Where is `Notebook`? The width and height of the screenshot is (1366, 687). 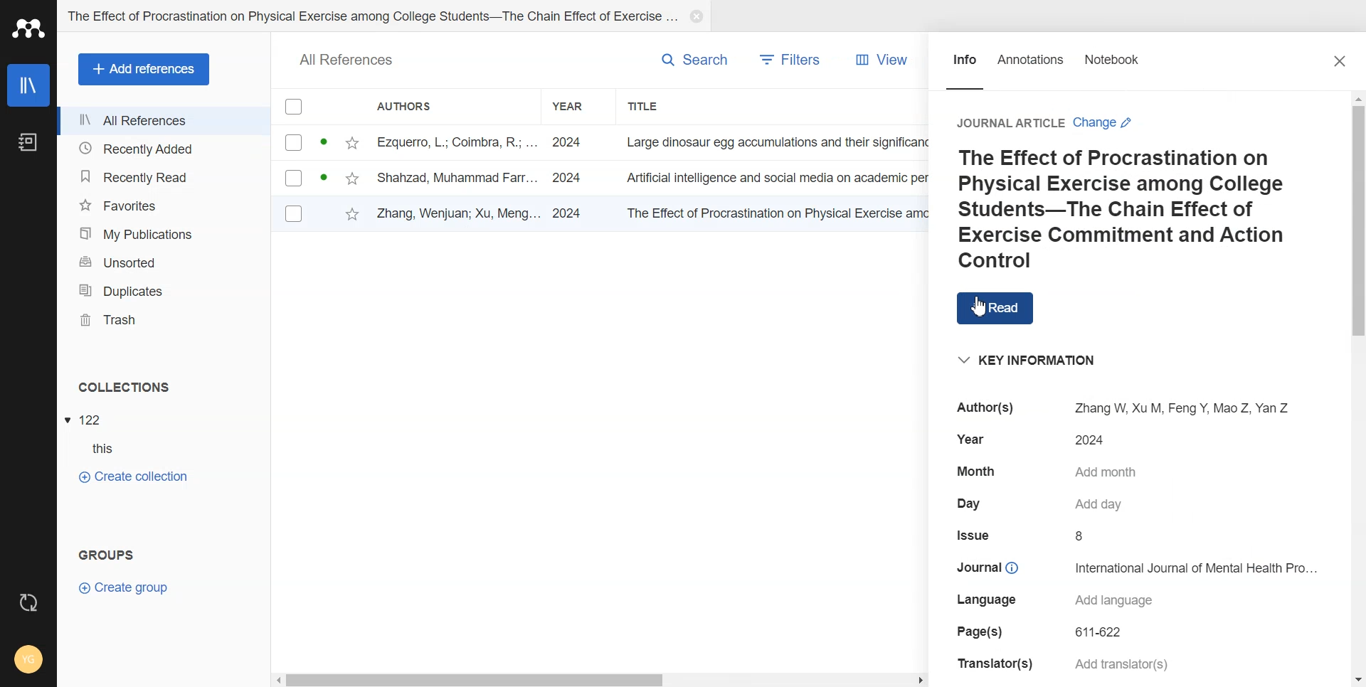 Notebook is located at coordinates (28, 142).